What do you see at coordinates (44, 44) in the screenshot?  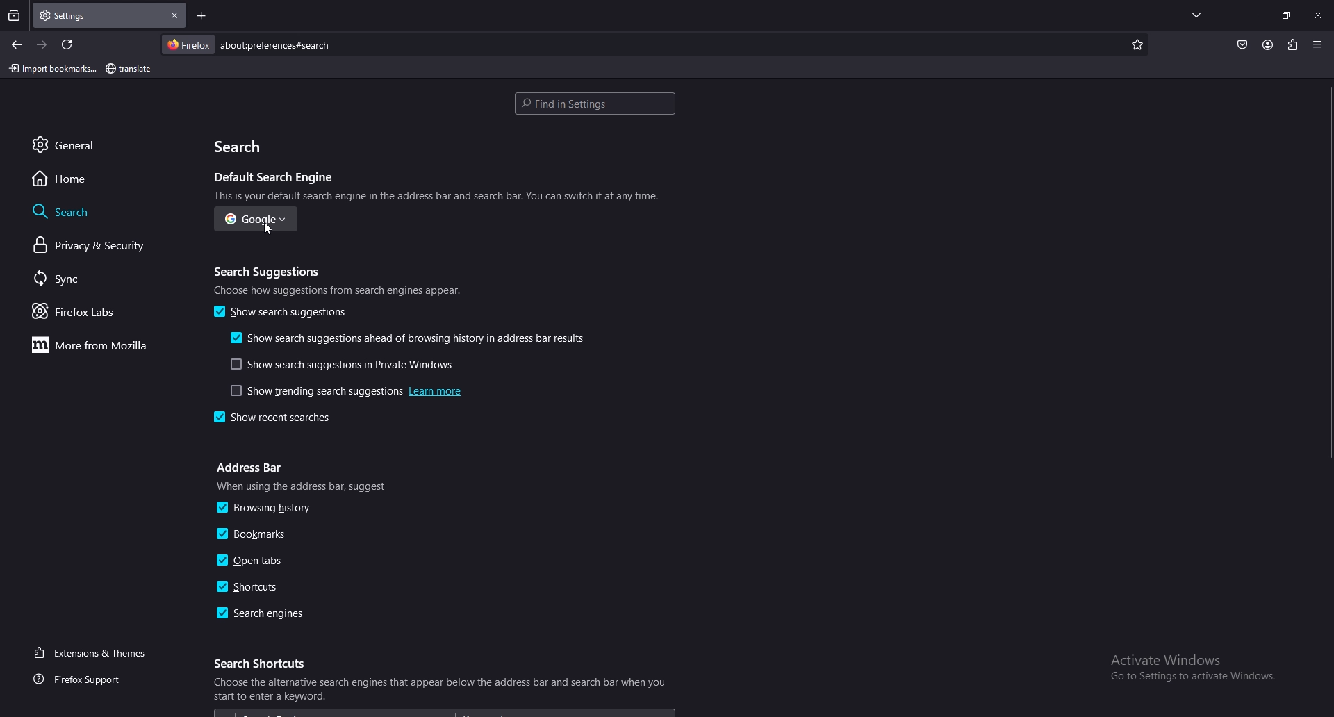 I see `forward` at bounding box center [44, 44].